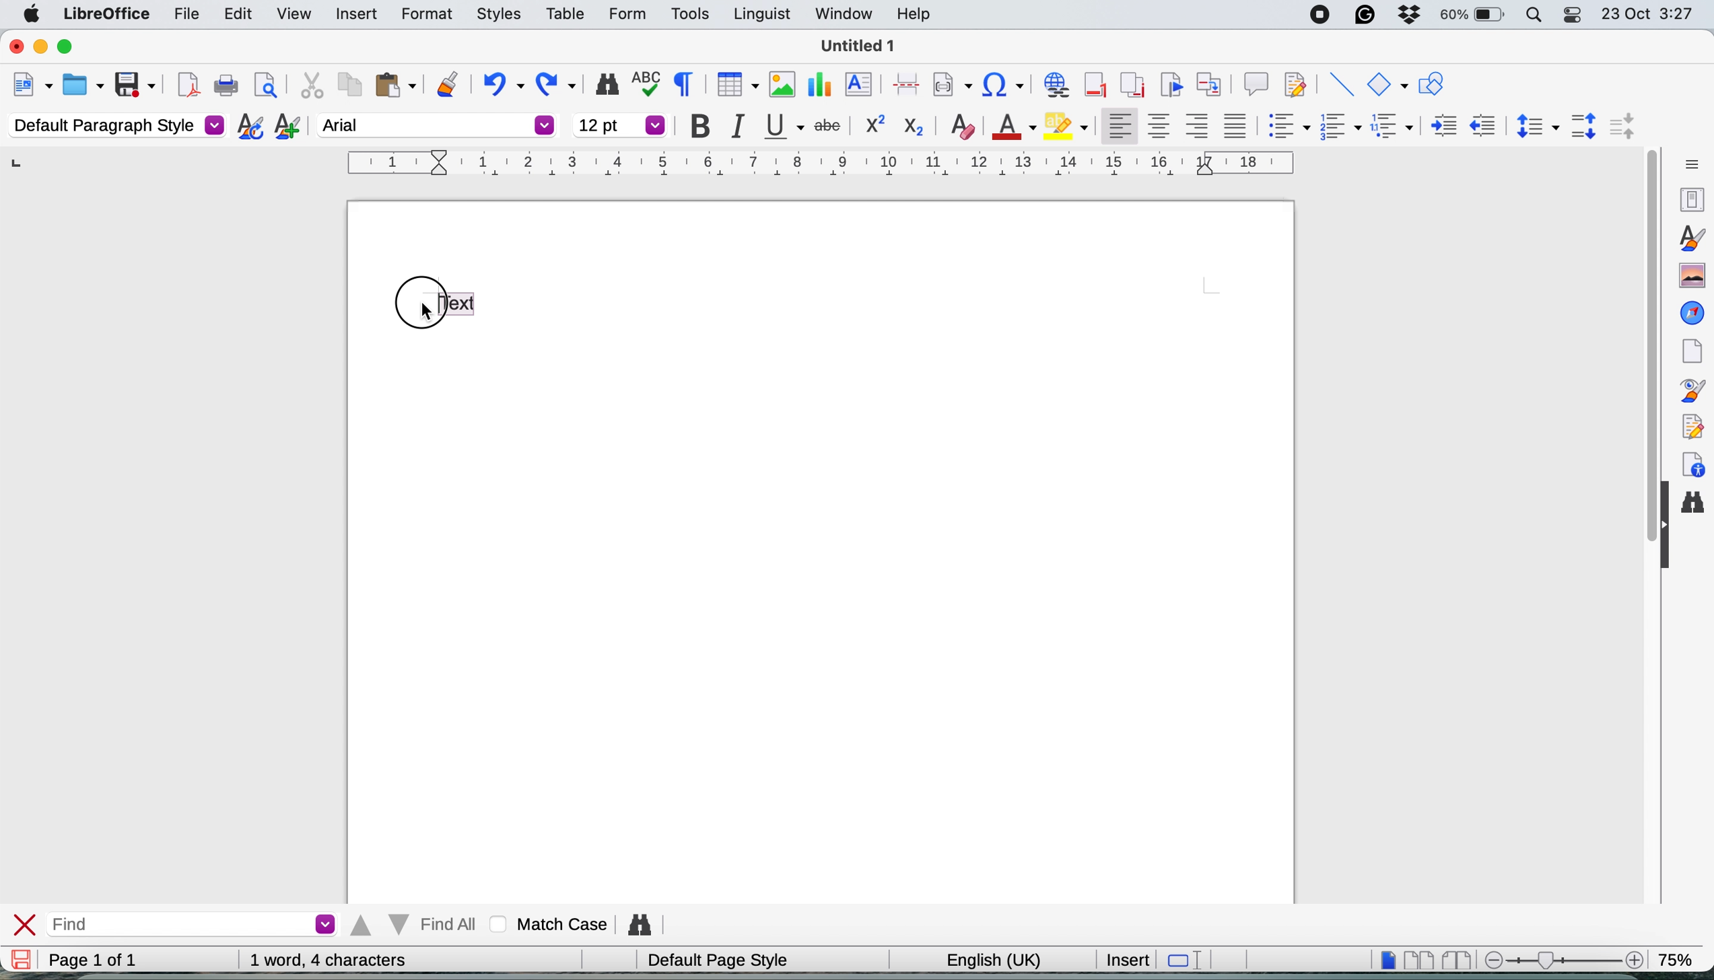 This screenshot has width=1714, height=980. Describe the element at coordinates (916, 125) in the screenshot. I see `sub script` at that location.